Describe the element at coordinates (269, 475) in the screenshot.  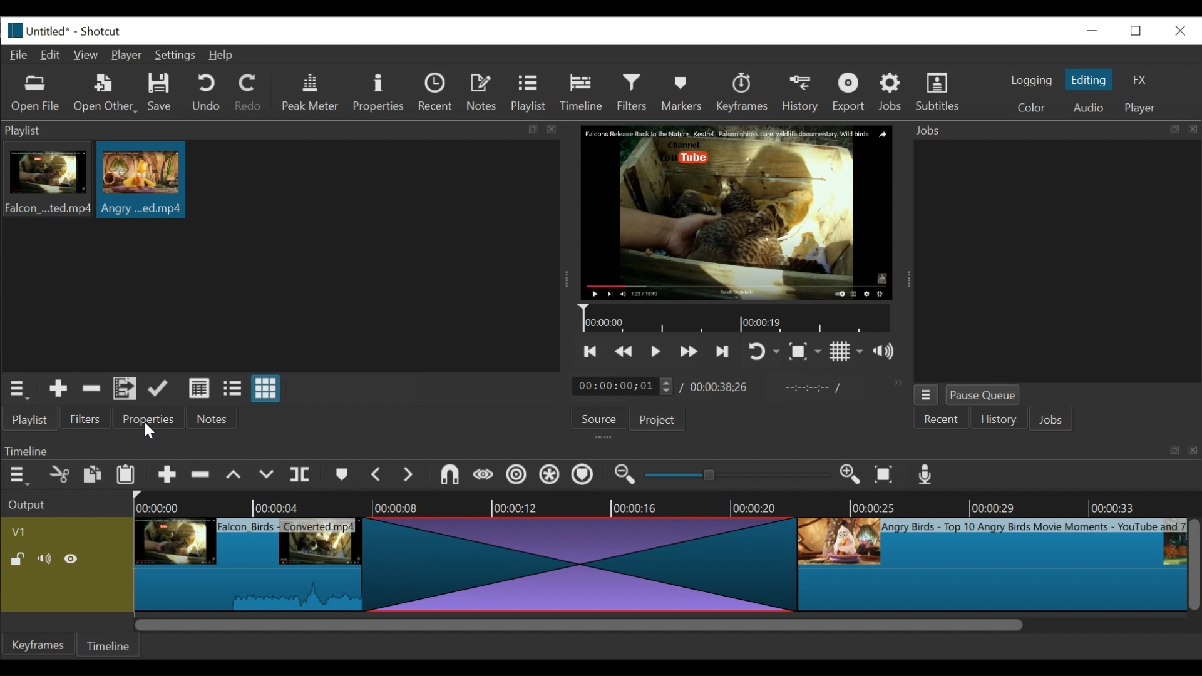
I see `overwrite` at that location.